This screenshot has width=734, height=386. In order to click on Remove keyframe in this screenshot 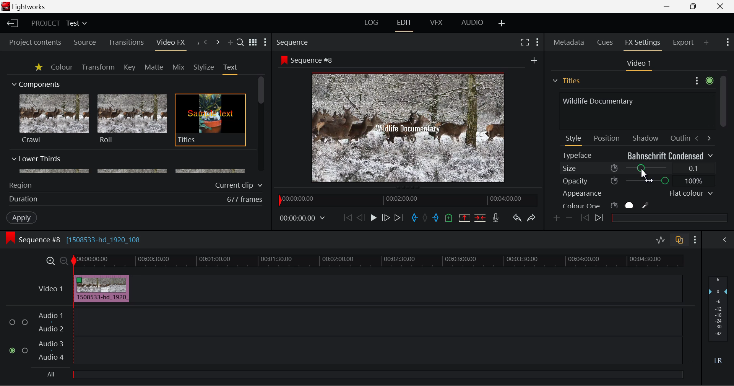, I will do `click(570, 219)`.